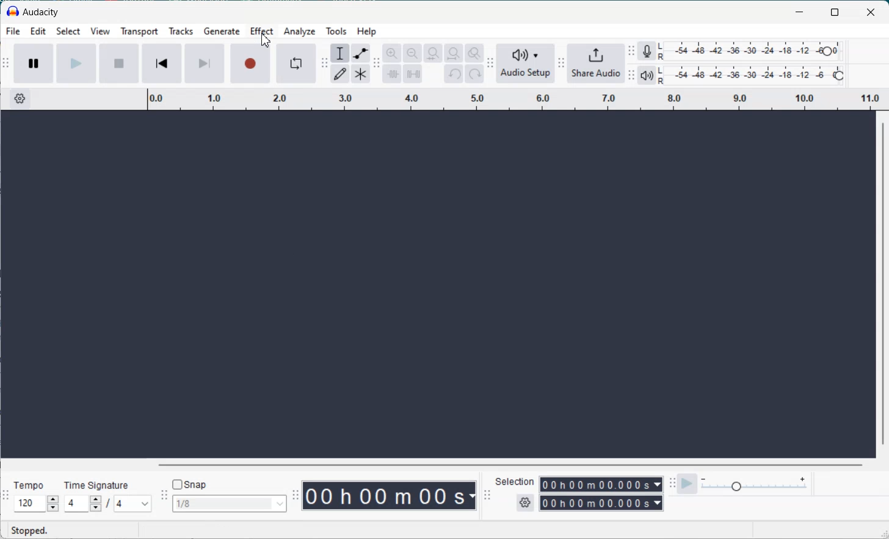 This screenshot has height=539, width=889. Describe the element at coordinates (751, 76) in the screenshot. I see `Playback level 100%` at that location.